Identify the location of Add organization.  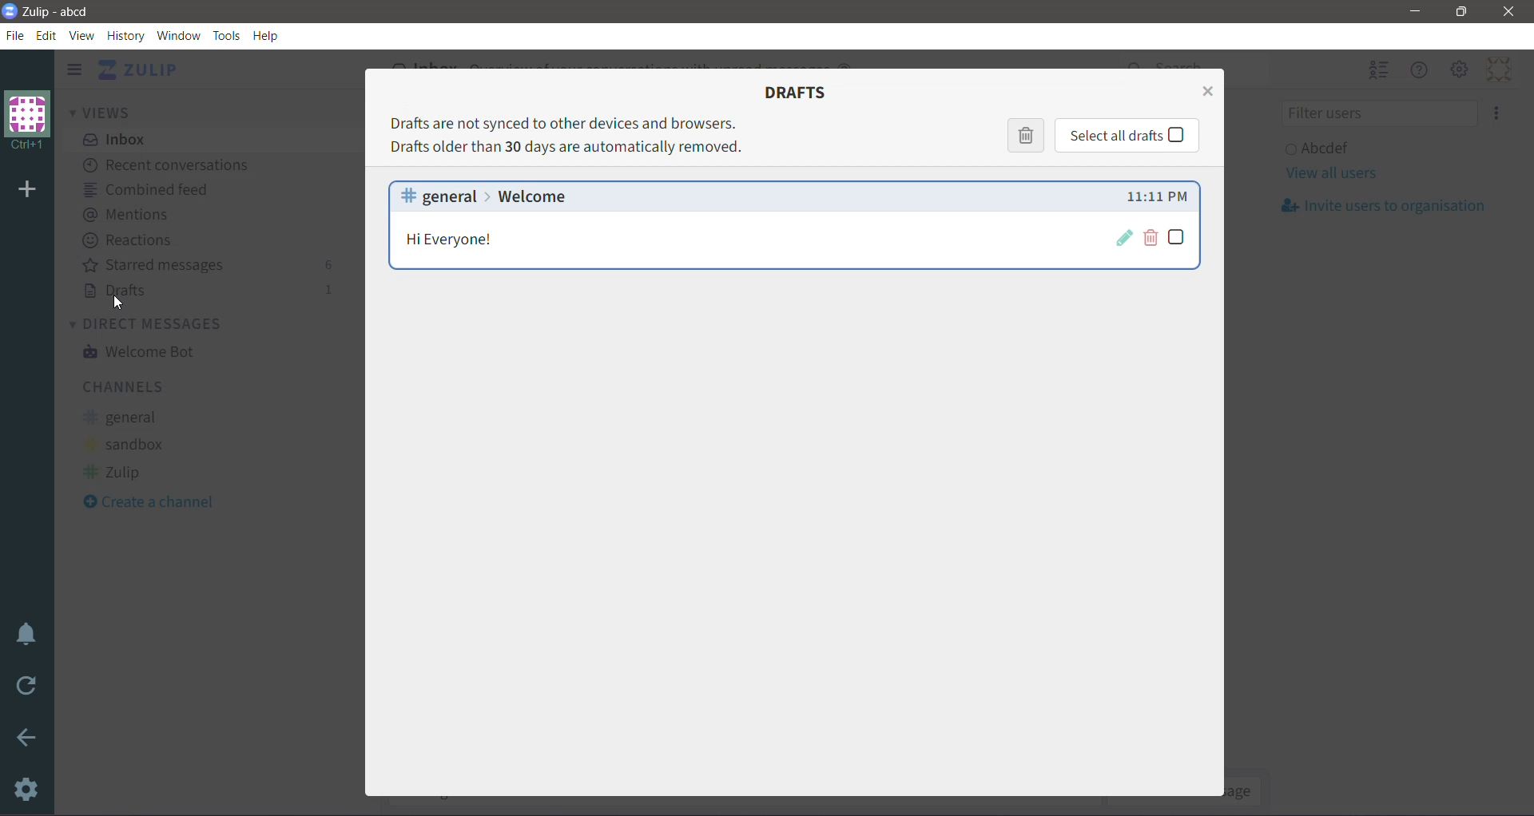
(26, 191).